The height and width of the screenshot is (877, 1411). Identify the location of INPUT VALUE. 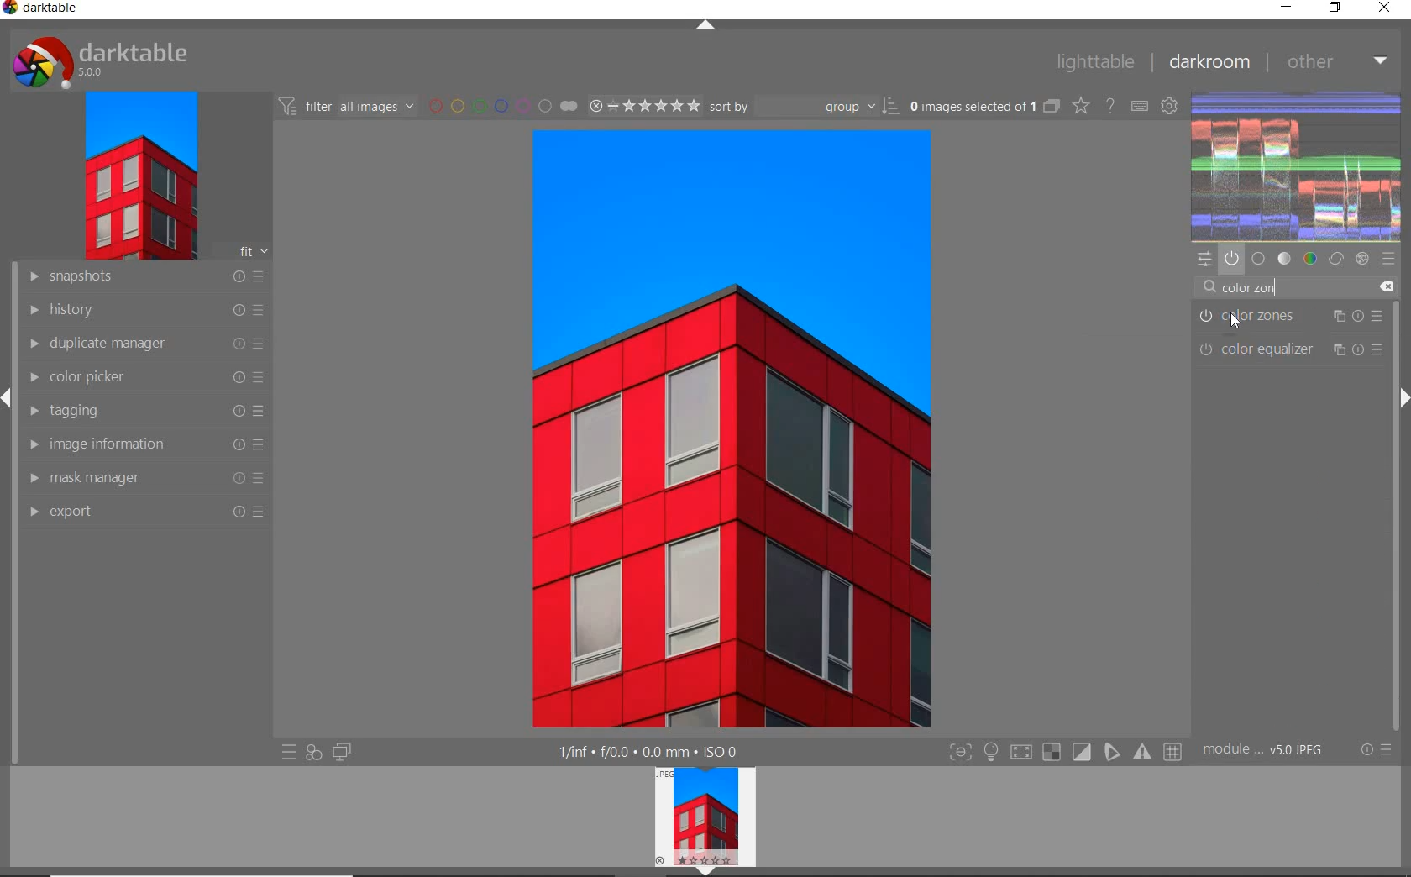
(1242, 287).